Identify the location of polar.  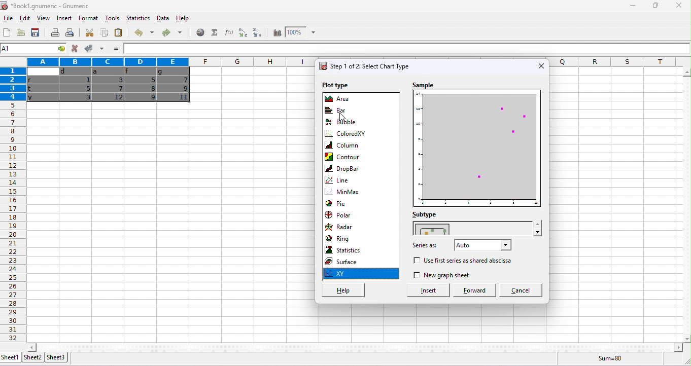
(343, 215).